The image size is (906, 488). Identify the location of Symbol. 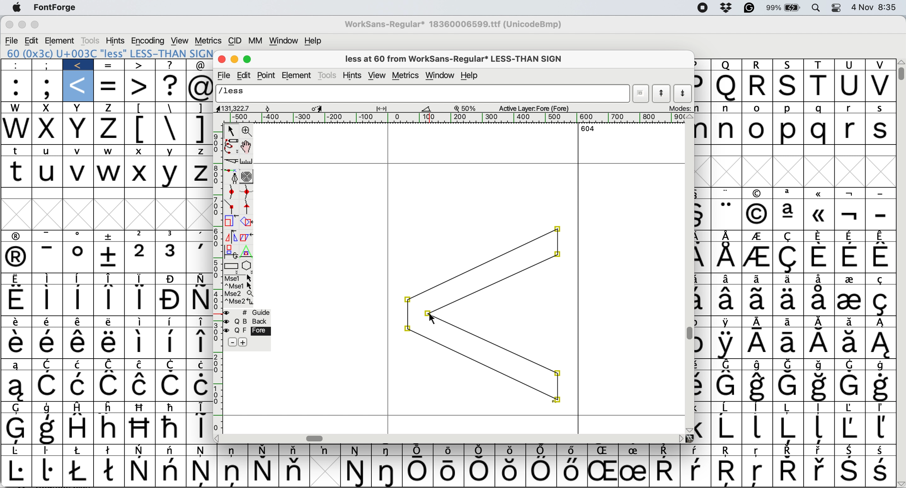
(602, 471).